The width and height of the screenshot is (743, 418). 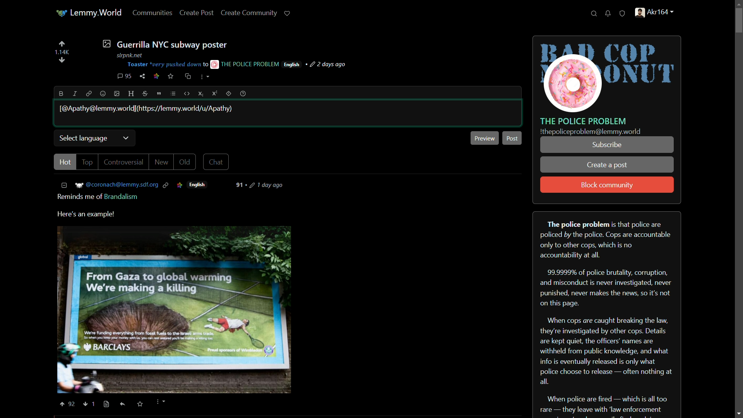 I want to click on stpnk net, so click(x=128, y=54).